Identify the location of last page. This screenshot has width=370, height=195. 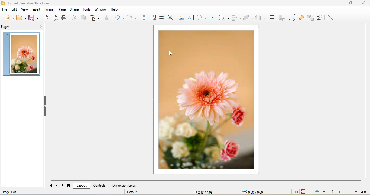
(67, 185).